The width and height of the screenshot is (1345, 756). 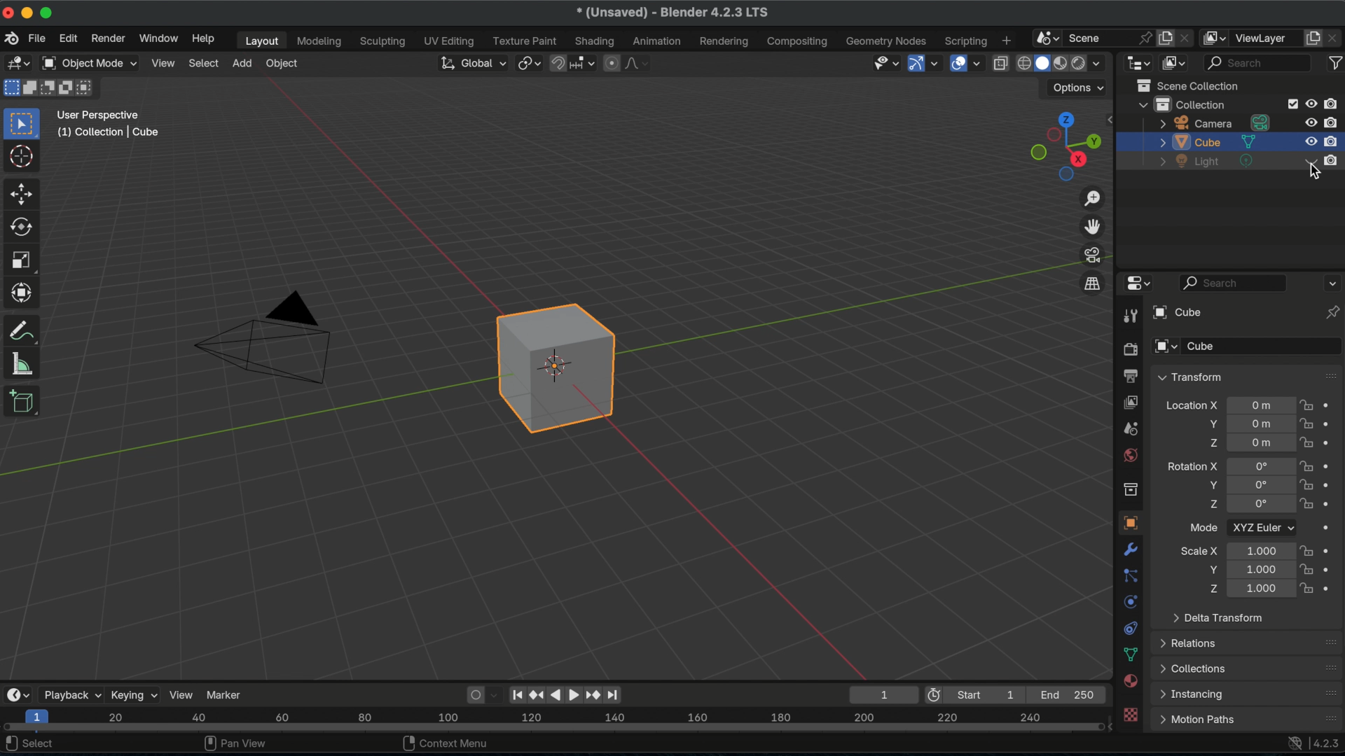 I want to click on move the view, so click(x=1091, y=225).